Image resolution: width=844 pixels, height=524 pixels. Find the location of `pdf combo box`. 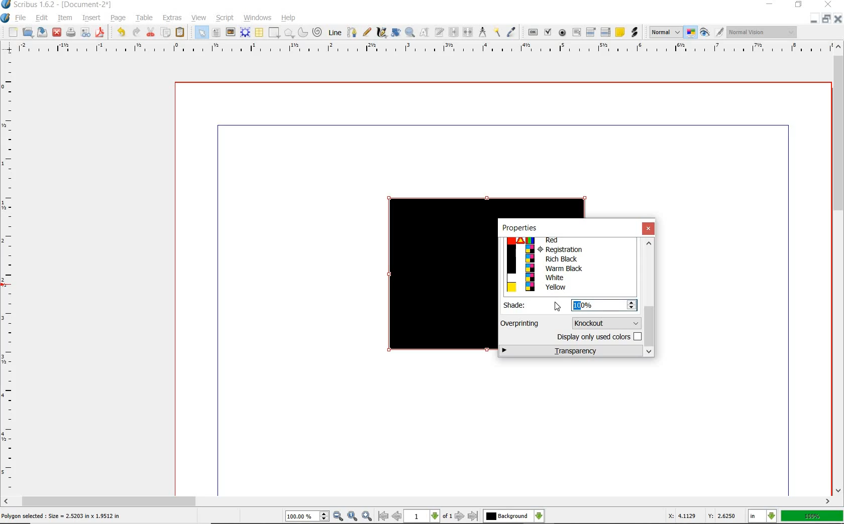

pdf combo box is located at coordinates (591, 33).